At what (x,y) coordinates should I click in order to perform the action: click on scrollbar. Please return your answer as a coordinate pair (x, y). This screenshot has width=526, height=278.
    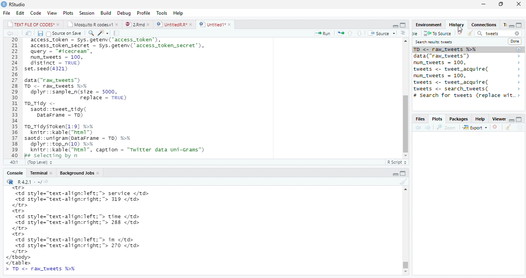
    Looking at the image, I should click on (405, 97).